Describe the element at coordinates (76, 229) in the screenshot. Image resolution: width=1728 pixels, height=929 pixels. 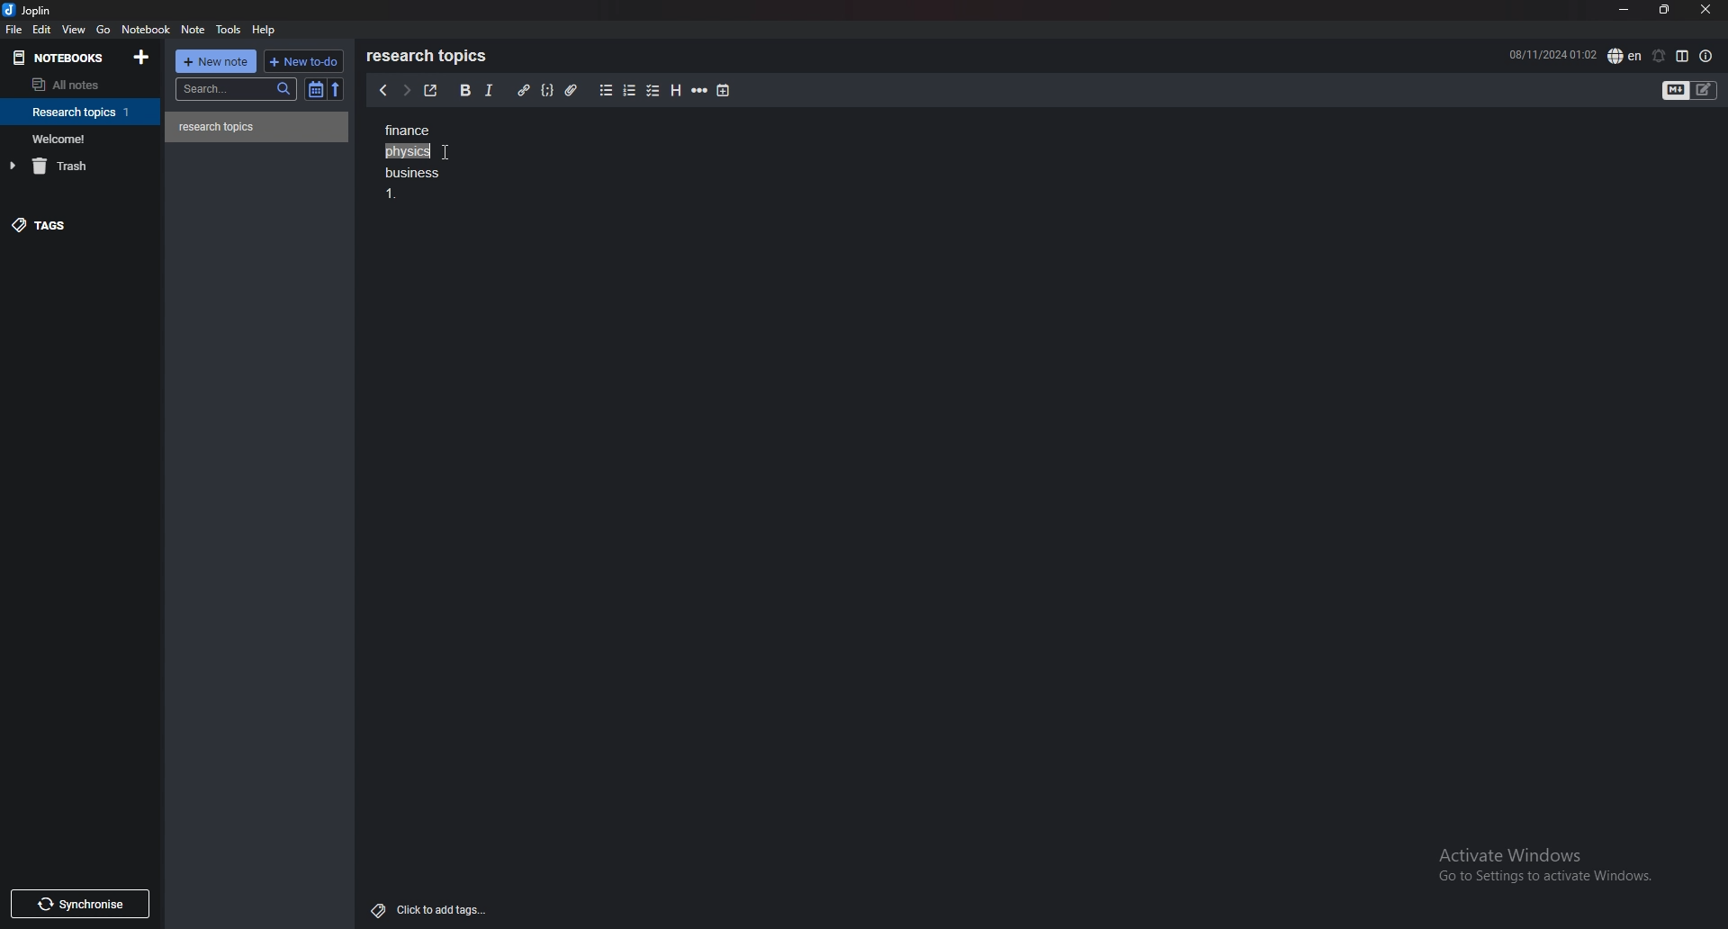
I see `tags` at that location.